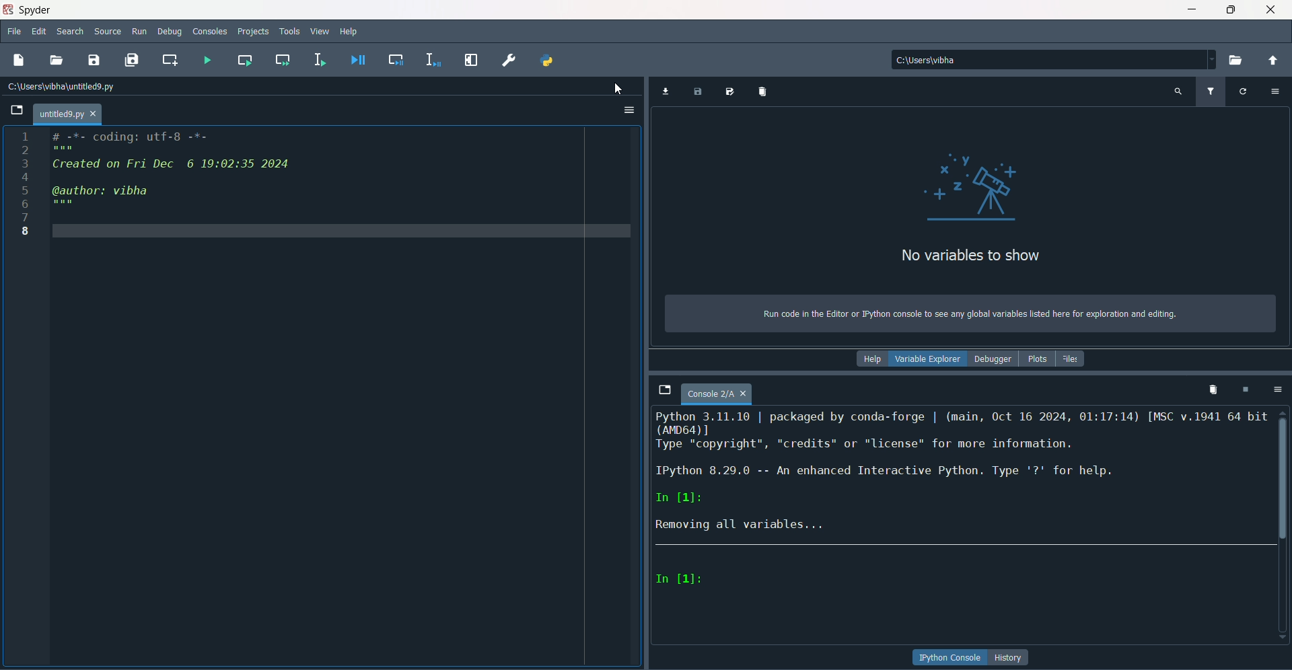  What do you see at coordinates (1244, 389) in the screenshot?
I see `interrupt kernel` at bounding box center [1244, 389].